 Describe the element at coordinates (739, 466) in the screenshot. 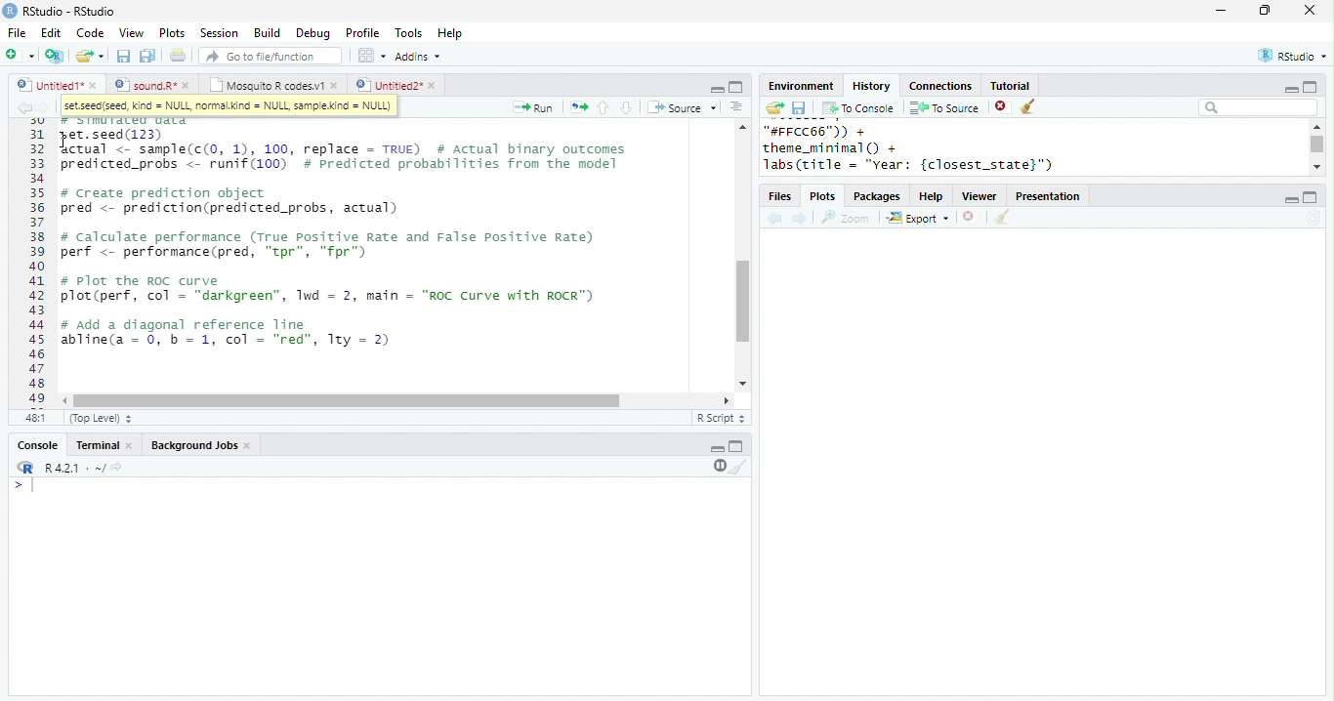

I see `clear` at that location.